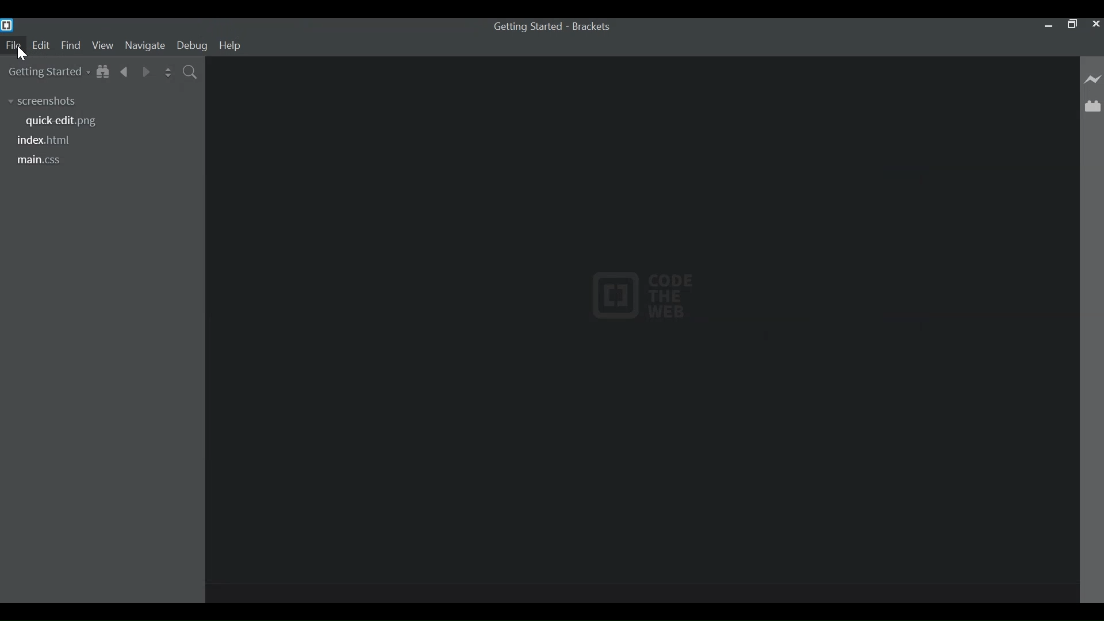  Describe the element at coordinates (47, 141) in the screenshot. I see `index.html` at that location.